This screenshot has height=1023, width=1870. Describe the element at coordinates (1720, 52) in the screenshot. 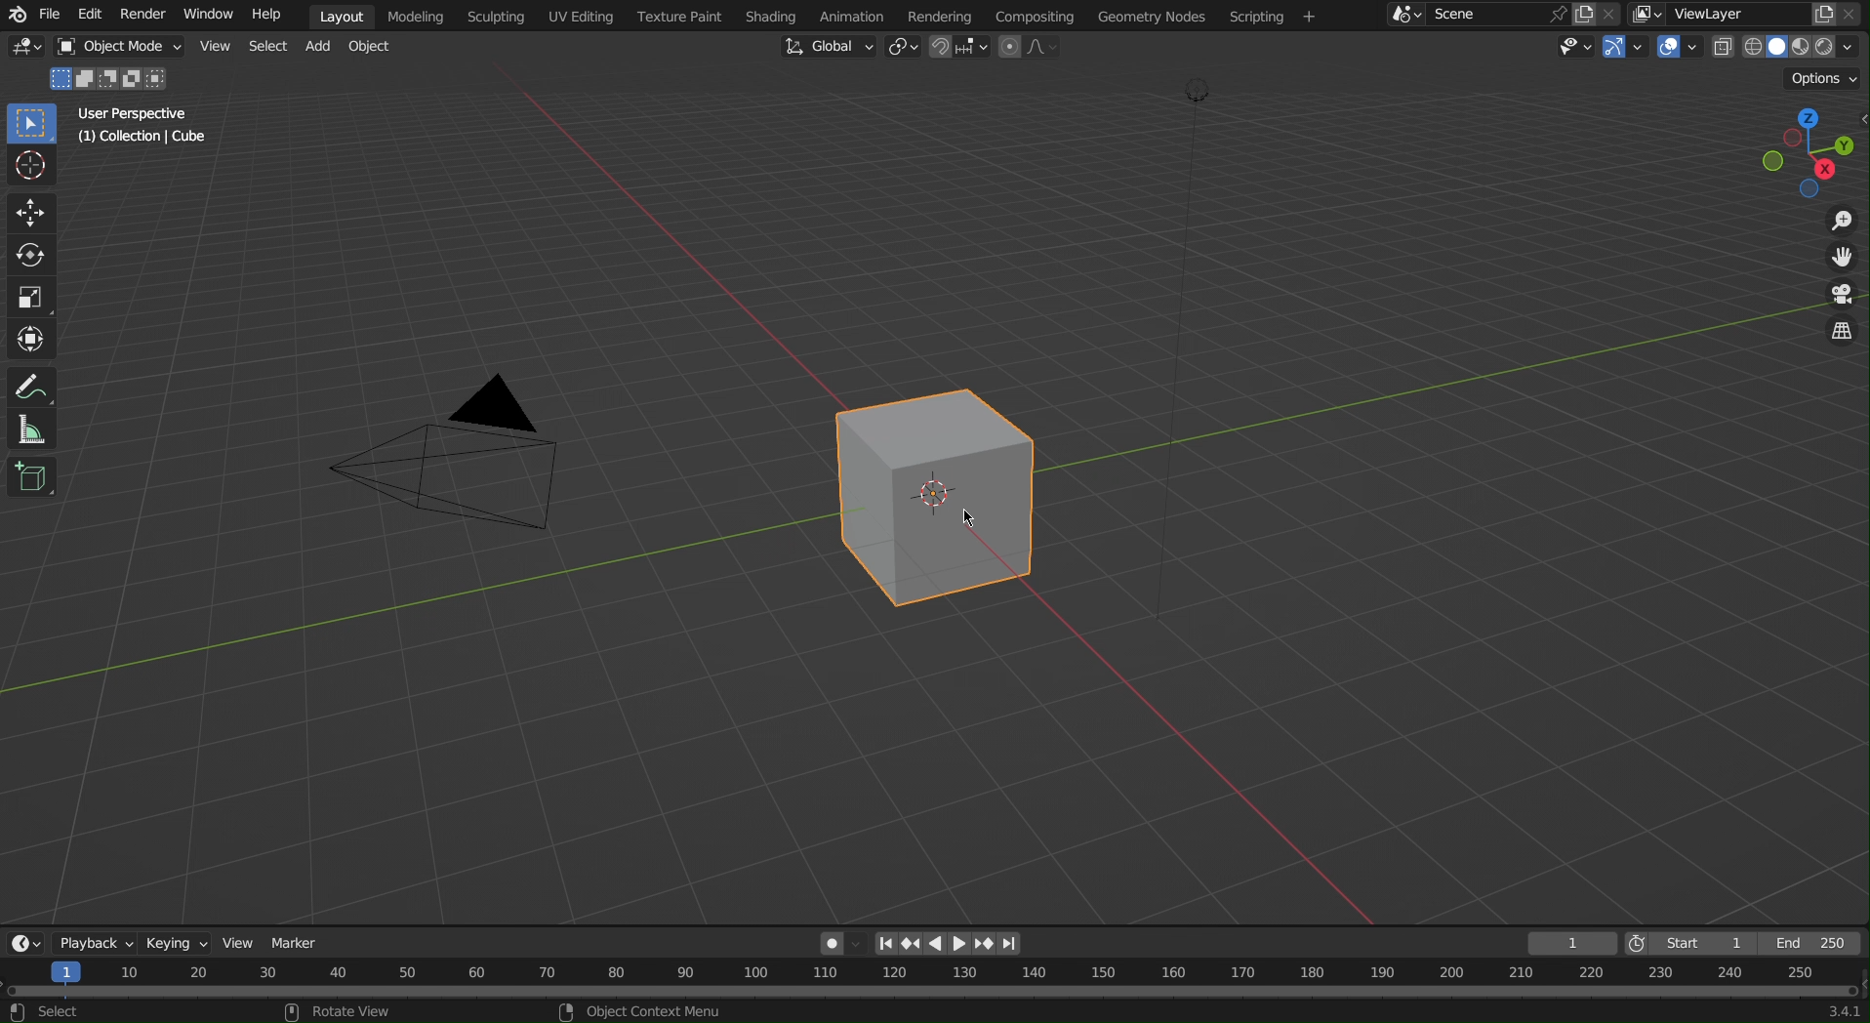

I see `Toggle X-Ray` at that location.